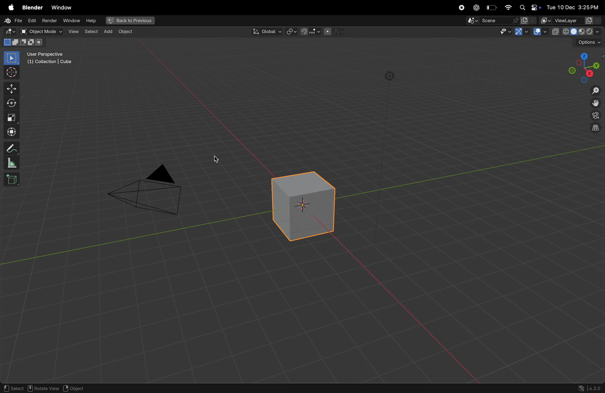  Describe the element at coordinates (570, 20) in the screenshot. I see `View layer` at that location.